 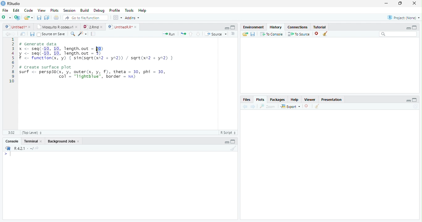 What do you see at coordinates (98, 63) in the screenshot?
I see `# Generate data

x <- seq(-10, 10, length.out = 10)

y <- seq(-10, 10, length.out - 5)

f <- function(x, 'y) { sin(sqre(xA2 + yA2)) / sqre(xr2 + yA2) }
# Create surface plot

surf <- persp3d(x, y, outer(x, y, f), theta = 30, phi = 30,

| col’ = "lightblue", border = na)` at bounding box center [98, 63].